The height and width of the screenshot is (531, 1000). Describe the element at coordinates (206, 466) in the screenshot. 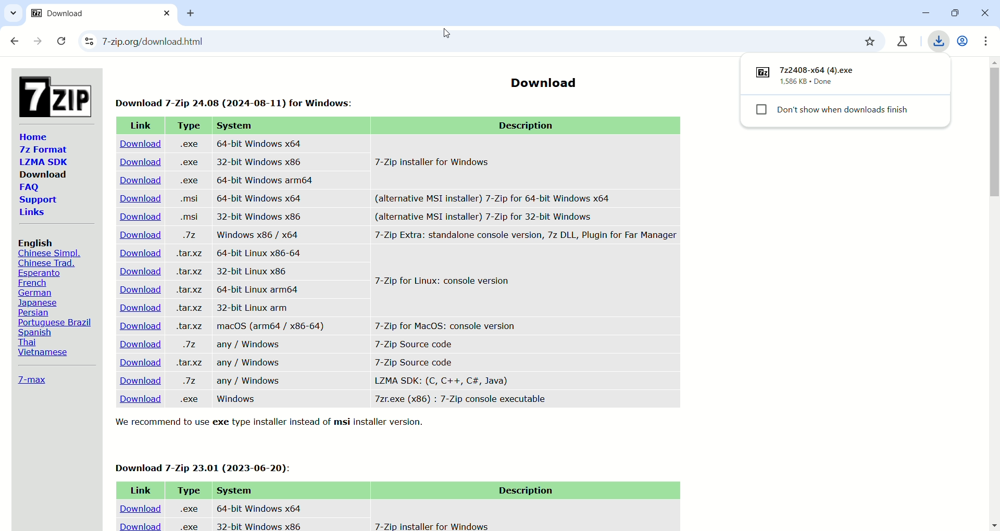

I see `Download 7-Zip 23.01 (2023-06-20):` at that location.